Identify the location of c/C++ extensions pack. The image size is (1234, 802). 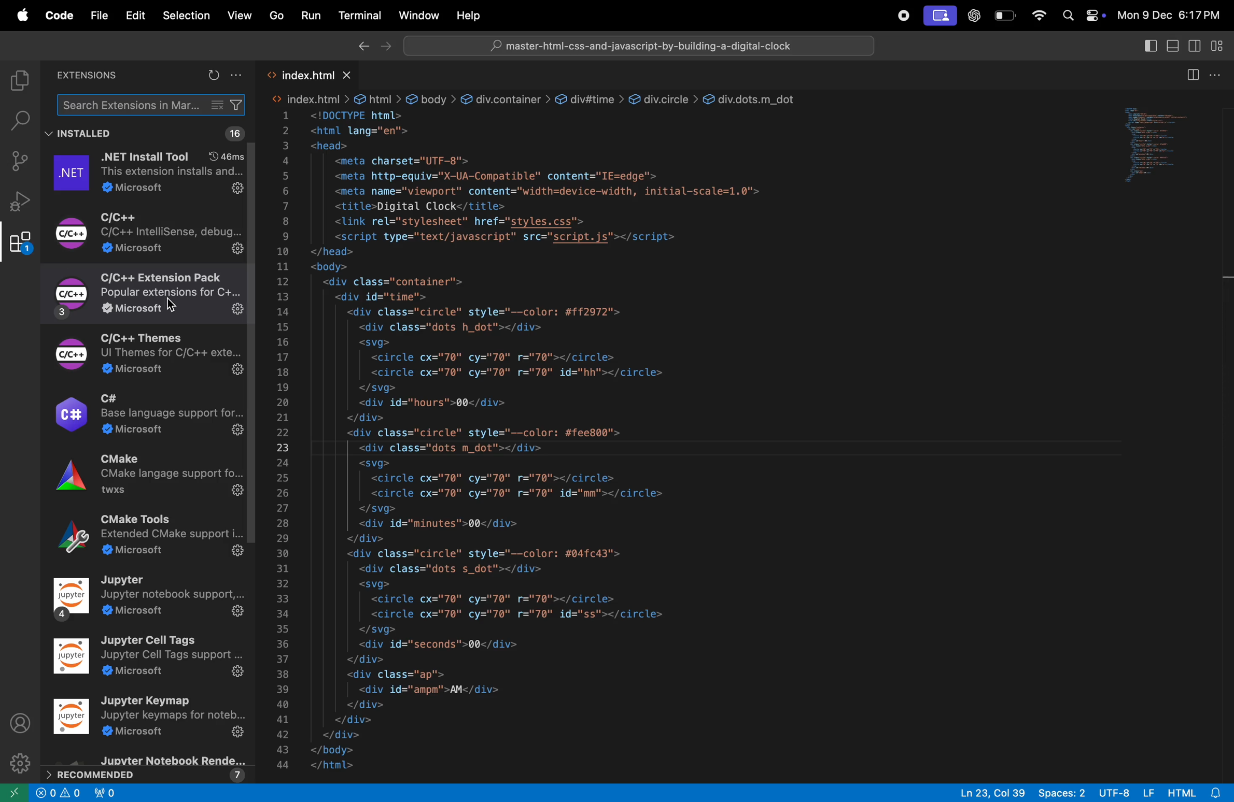
(149, 294).